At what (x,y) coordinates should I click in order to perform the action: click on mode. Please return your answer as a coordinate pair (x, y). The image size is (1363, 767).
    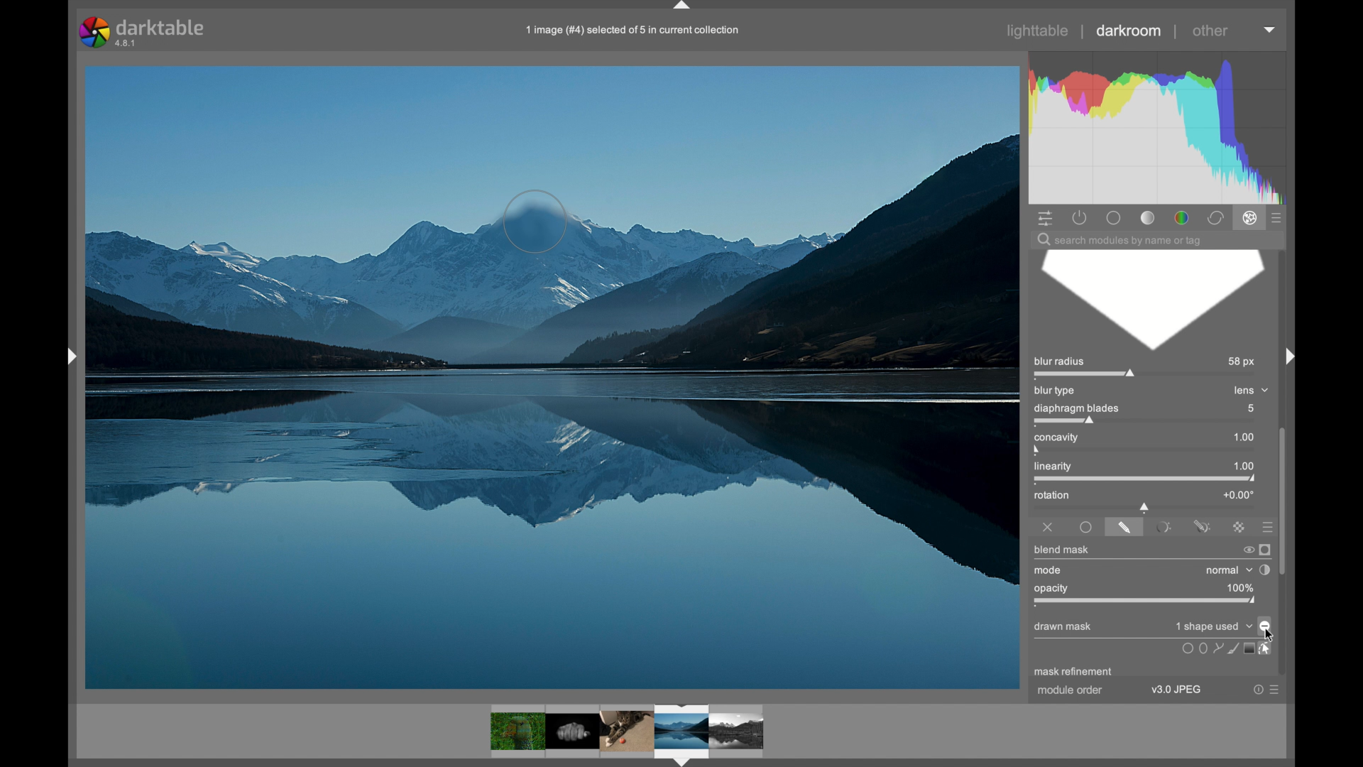
    Looking at the image, I should click on (1048, 570).